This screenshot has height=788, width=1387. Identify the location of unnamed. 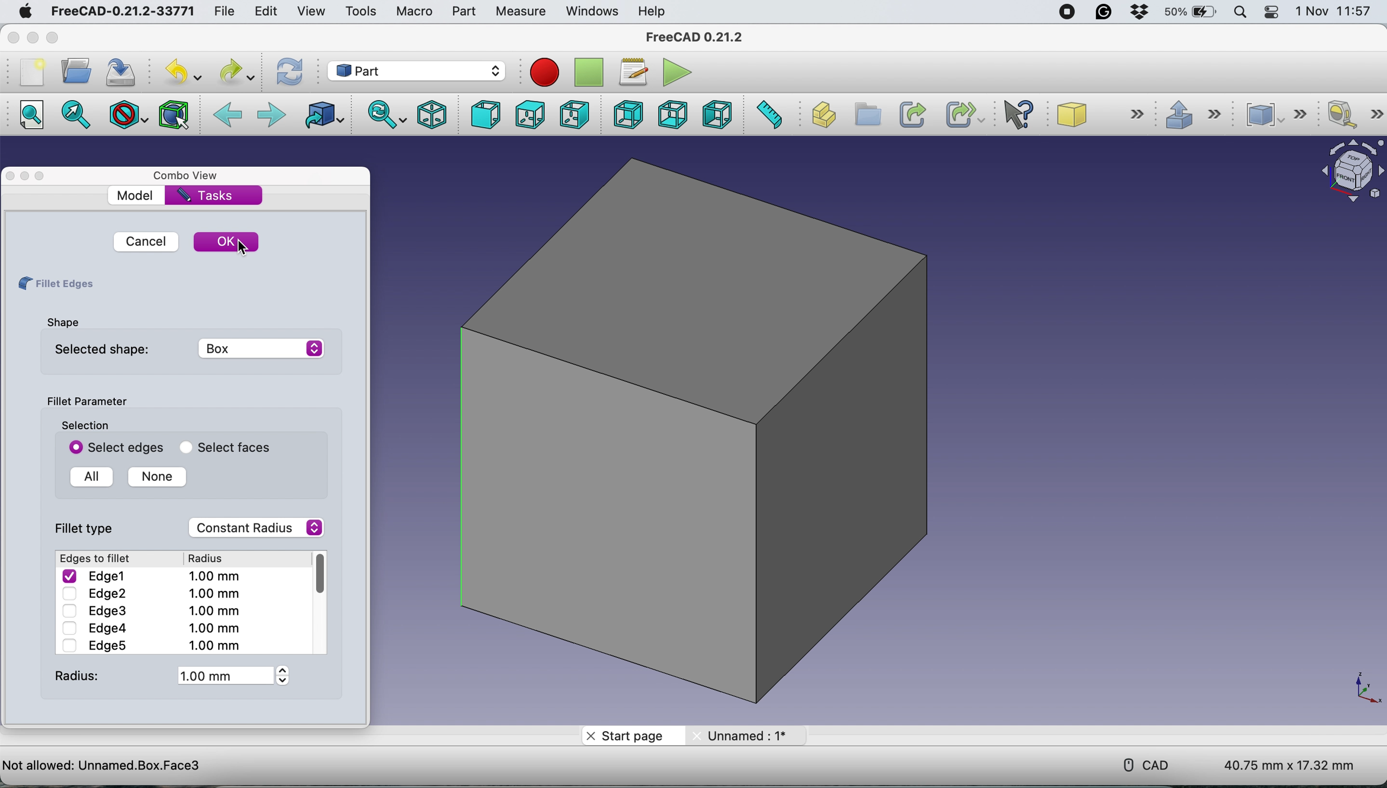
(744, 737).